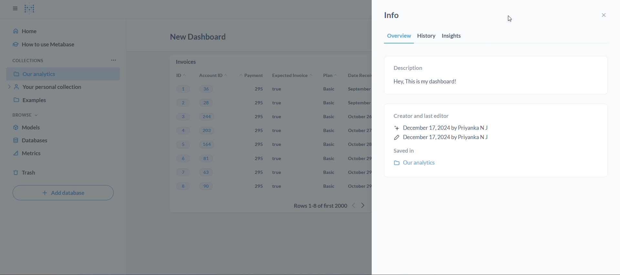  Describe the element at coordinates (358, 144) in the screenshot. I see `october 28` at that location.